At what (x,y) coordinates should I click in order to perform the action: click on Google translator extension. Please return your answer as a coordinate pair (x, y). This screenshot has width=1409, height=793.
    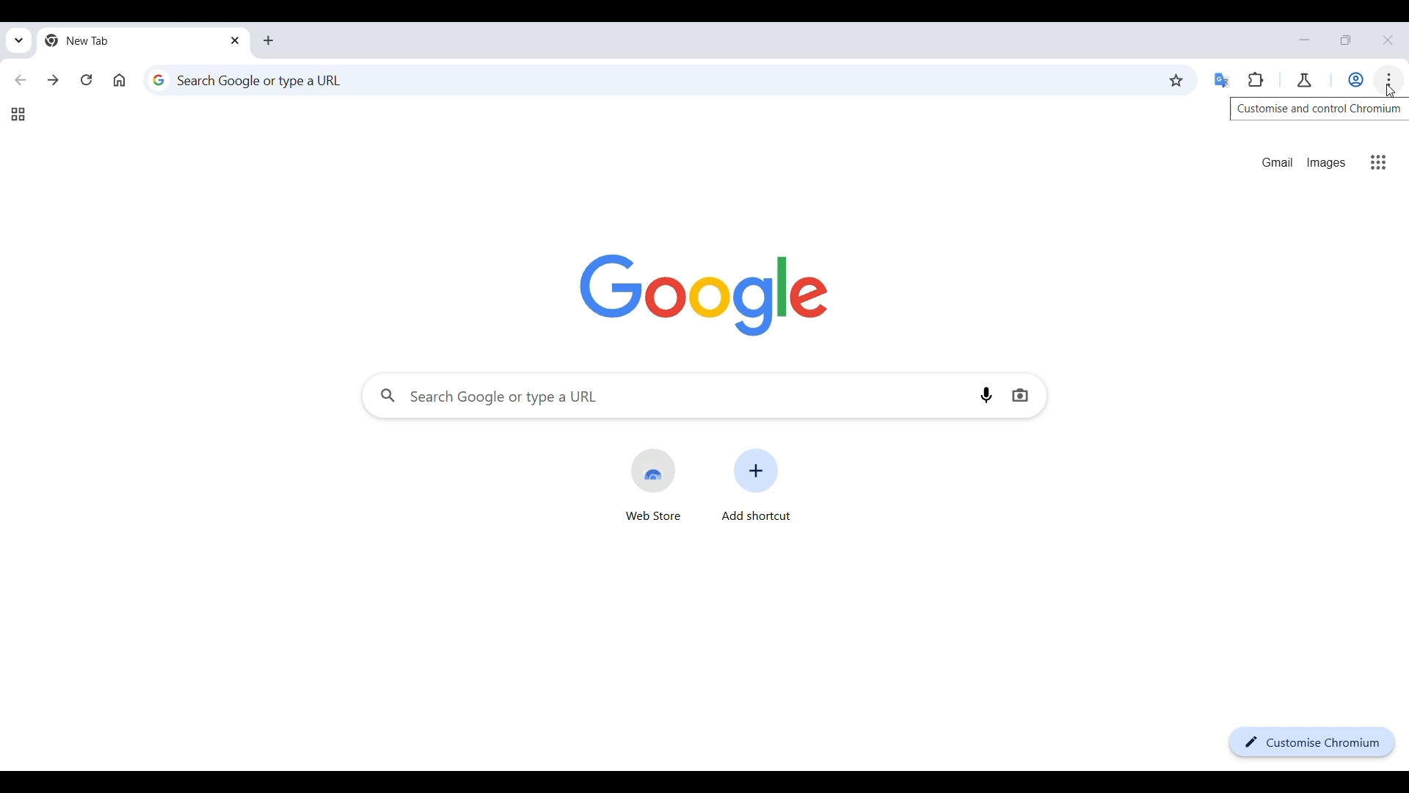
    Looking at the image, I should click on (1222, 81).